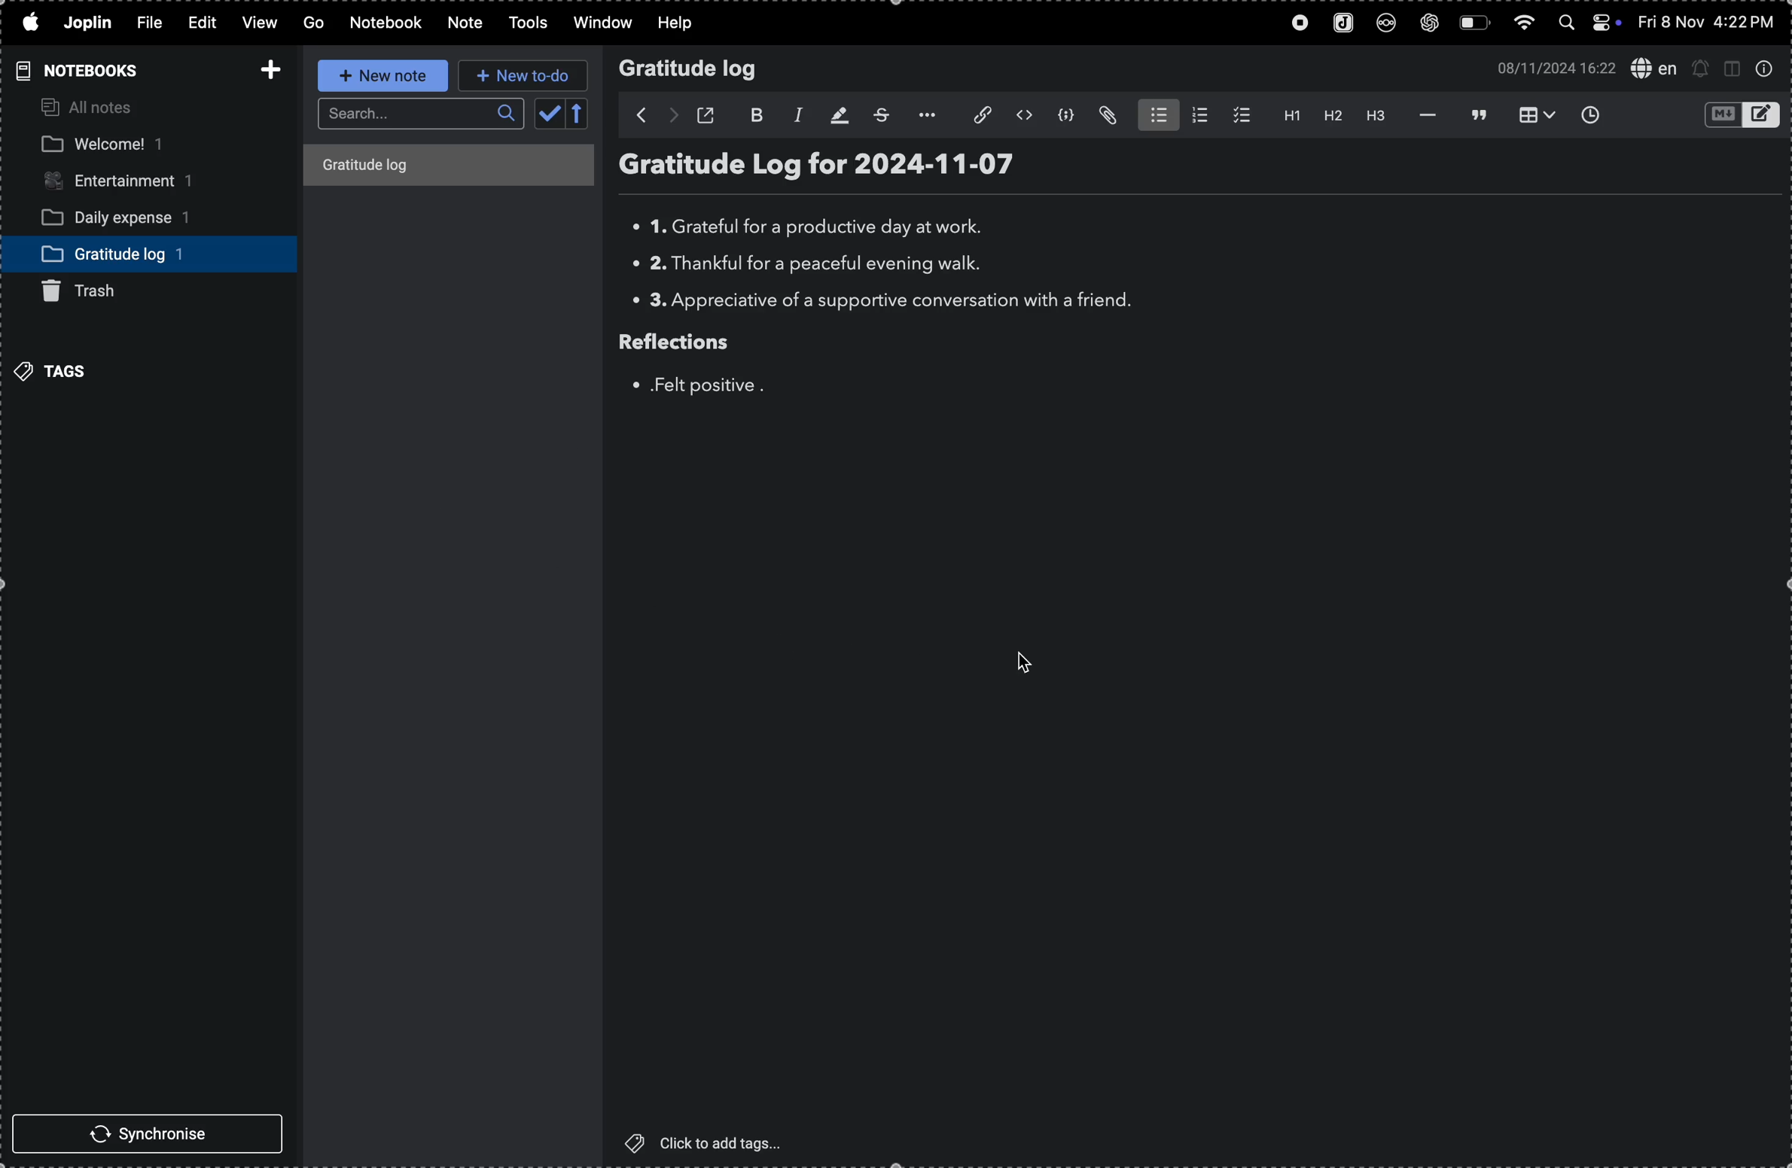 This screenshot has width=1792, height=1168. What do you see at coordinates (1705, 22) in the screenshot?
I see `date and time` at bounding box center [1705, 22].